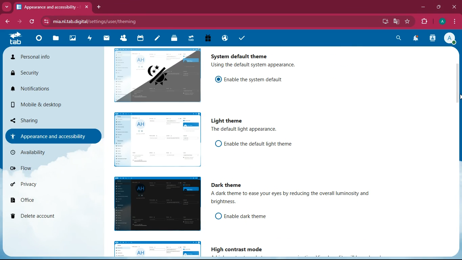  Describe the element at coordinates (157, 140) in the screenshot. I see `image` at that location.